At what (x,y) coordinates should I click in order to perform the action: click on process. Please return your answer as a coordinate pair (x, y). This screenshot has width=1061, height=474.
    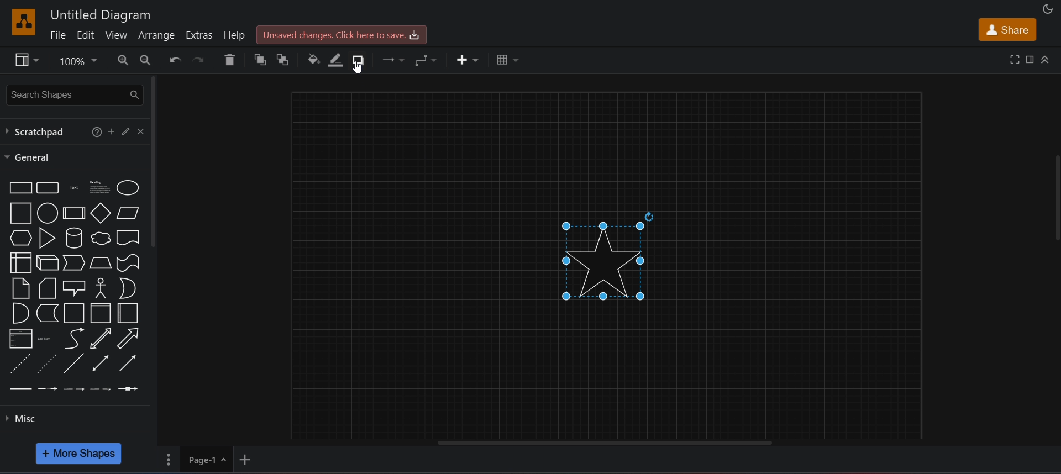
    Looking at the image, I should click on (73, 213).